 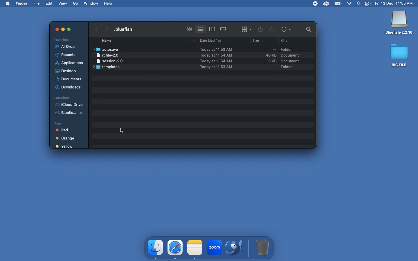 I want to click on red, so click(x=65, y=130).